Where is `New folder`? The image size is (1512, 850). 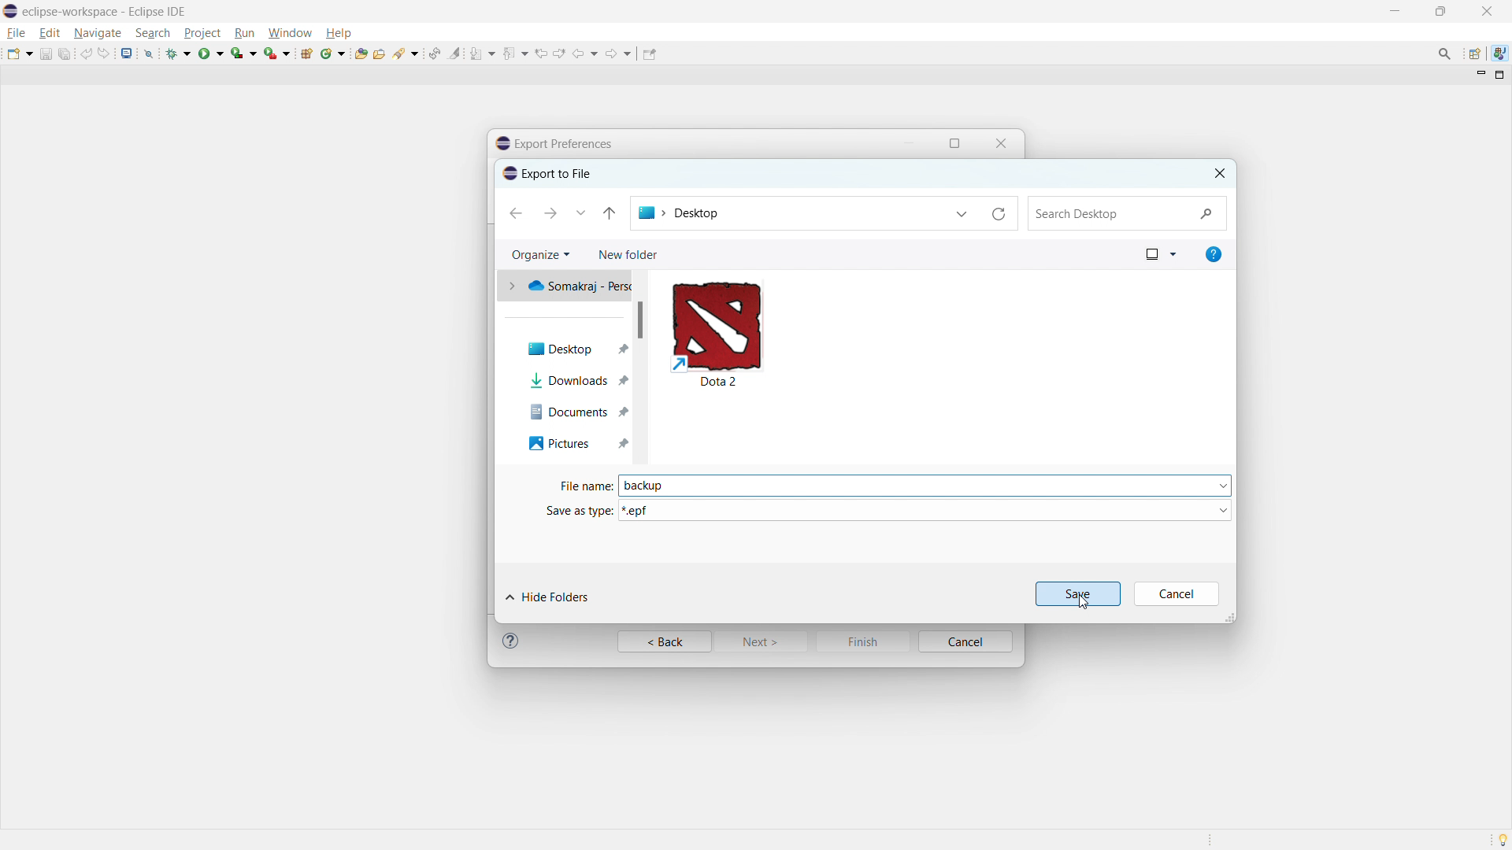 New folder is located at coordinates (627, 254).